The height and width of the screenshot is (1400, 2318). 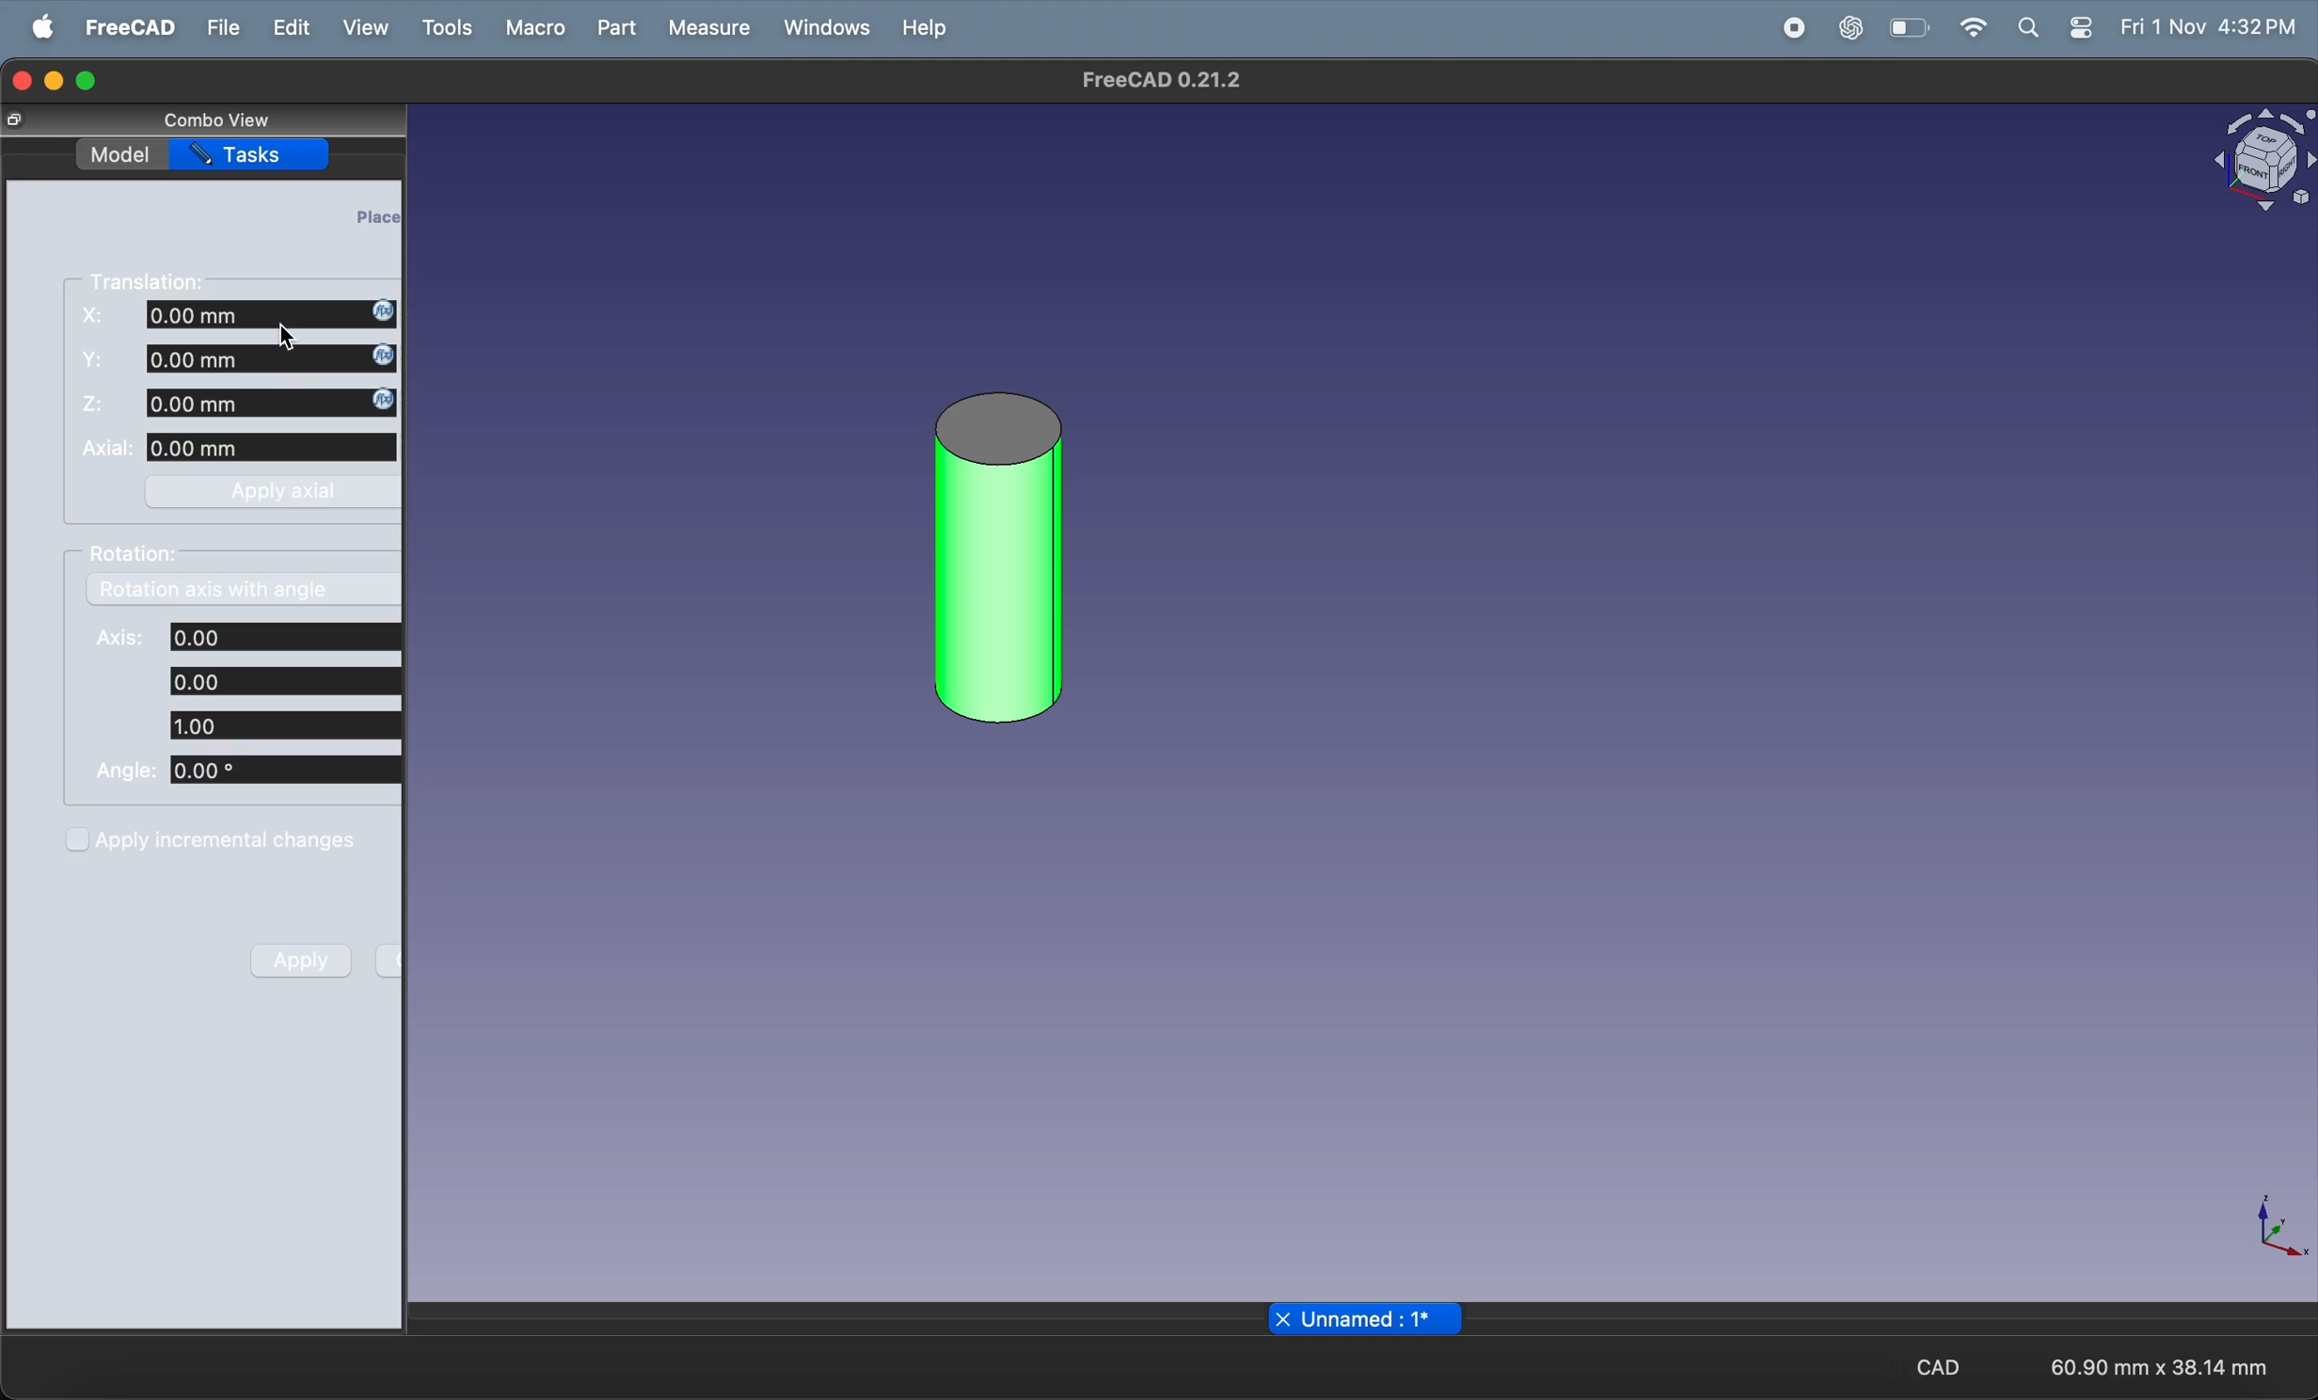 I want to click on X coordinate, so click(x=273, y=315).